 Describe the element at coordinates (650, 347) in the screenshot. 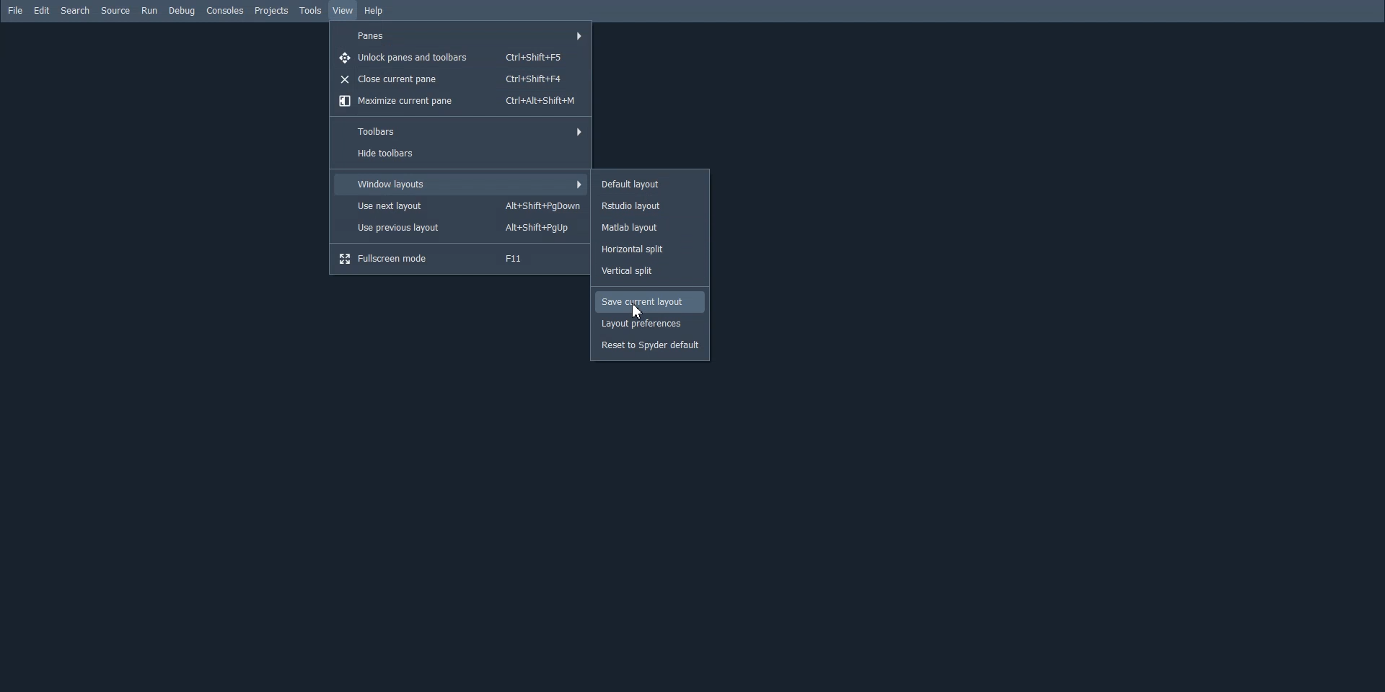

I see `Reset to spyder default` at that location.